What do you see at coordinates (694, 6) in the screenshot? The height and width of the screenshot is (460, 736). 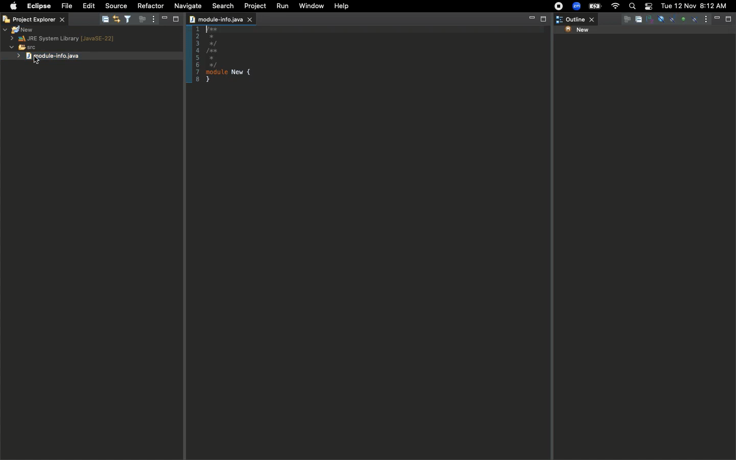 I see `Date/time` at bounding box center [694, 6].